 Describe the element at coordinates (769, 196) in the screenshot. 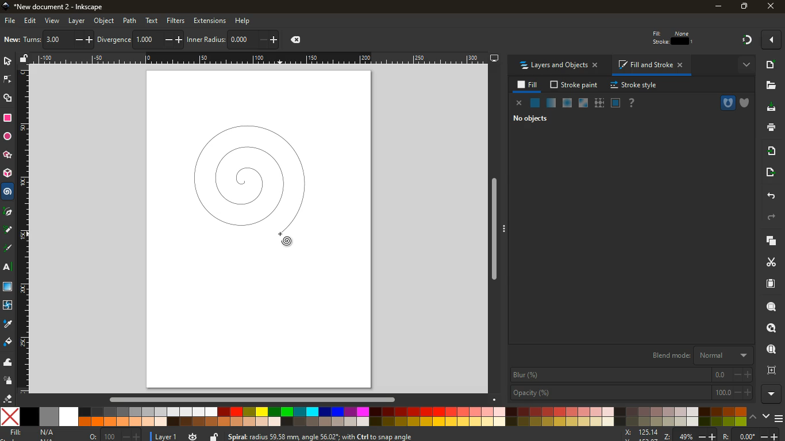

I see `back` at that location.